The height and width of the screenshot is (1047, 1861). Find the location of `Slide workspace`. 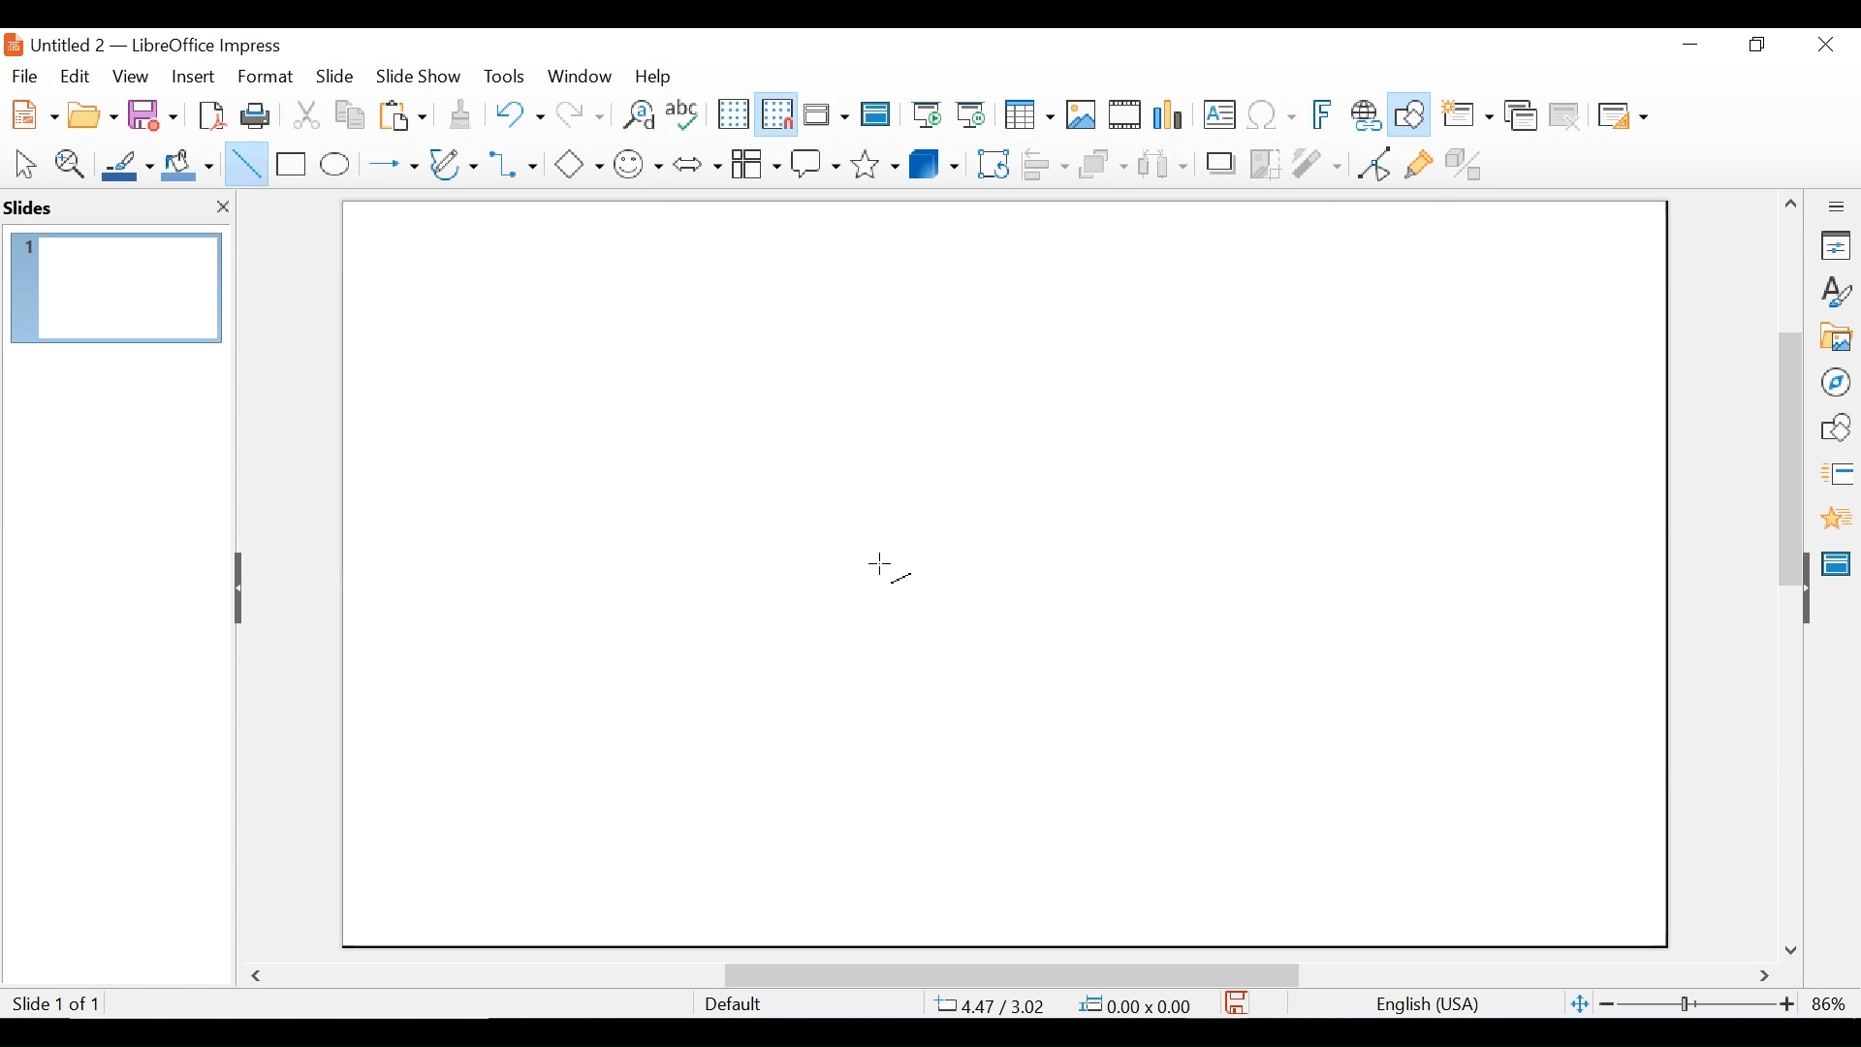

Slide workspace is located at coordinates (1007, 573).